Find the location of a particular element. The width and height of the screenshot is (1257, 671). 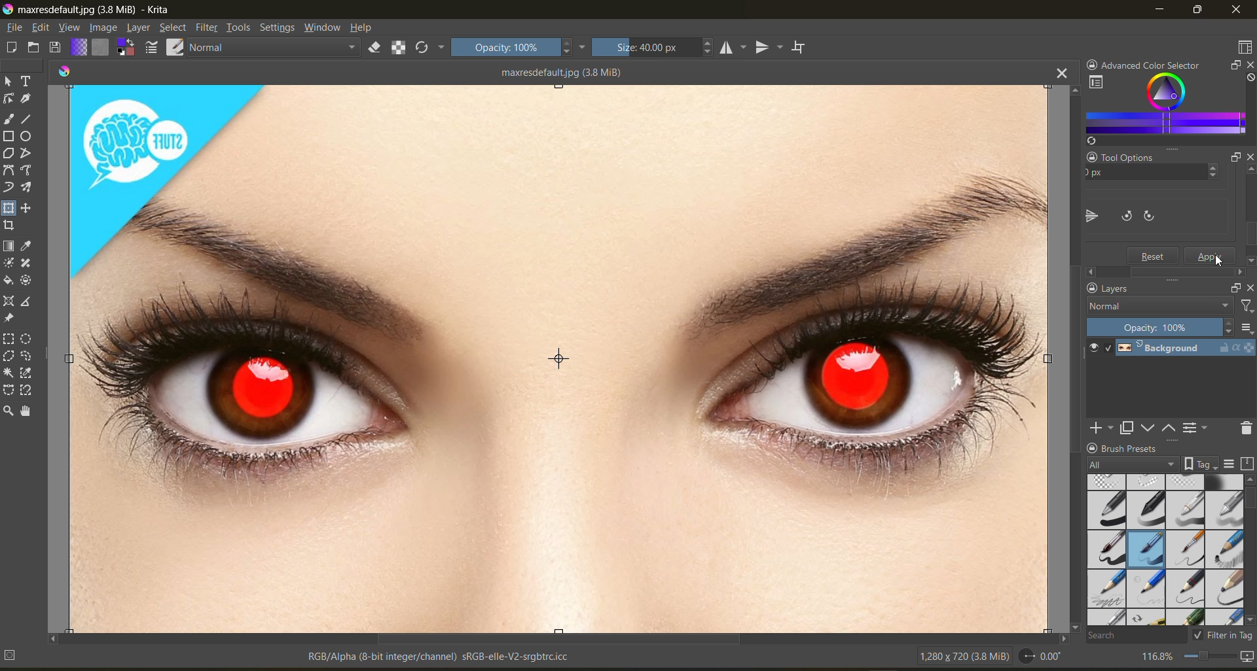

tag is located at coordinates (1131, 463).